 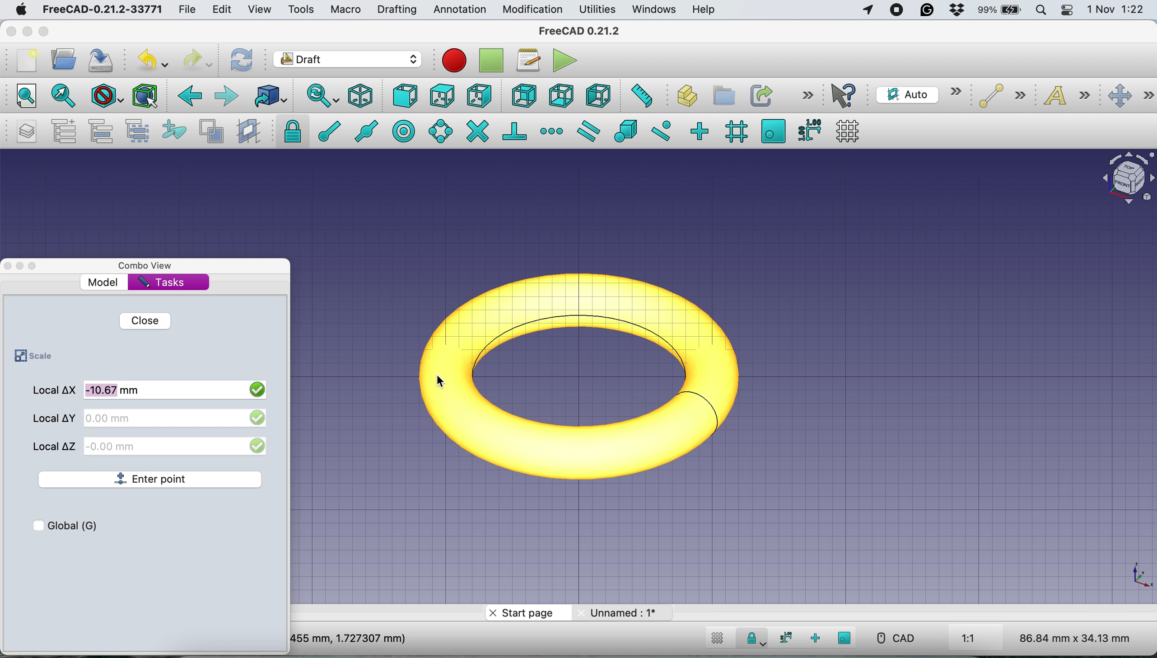 I want to click on snap endpoint, so click(x=327, y=130).